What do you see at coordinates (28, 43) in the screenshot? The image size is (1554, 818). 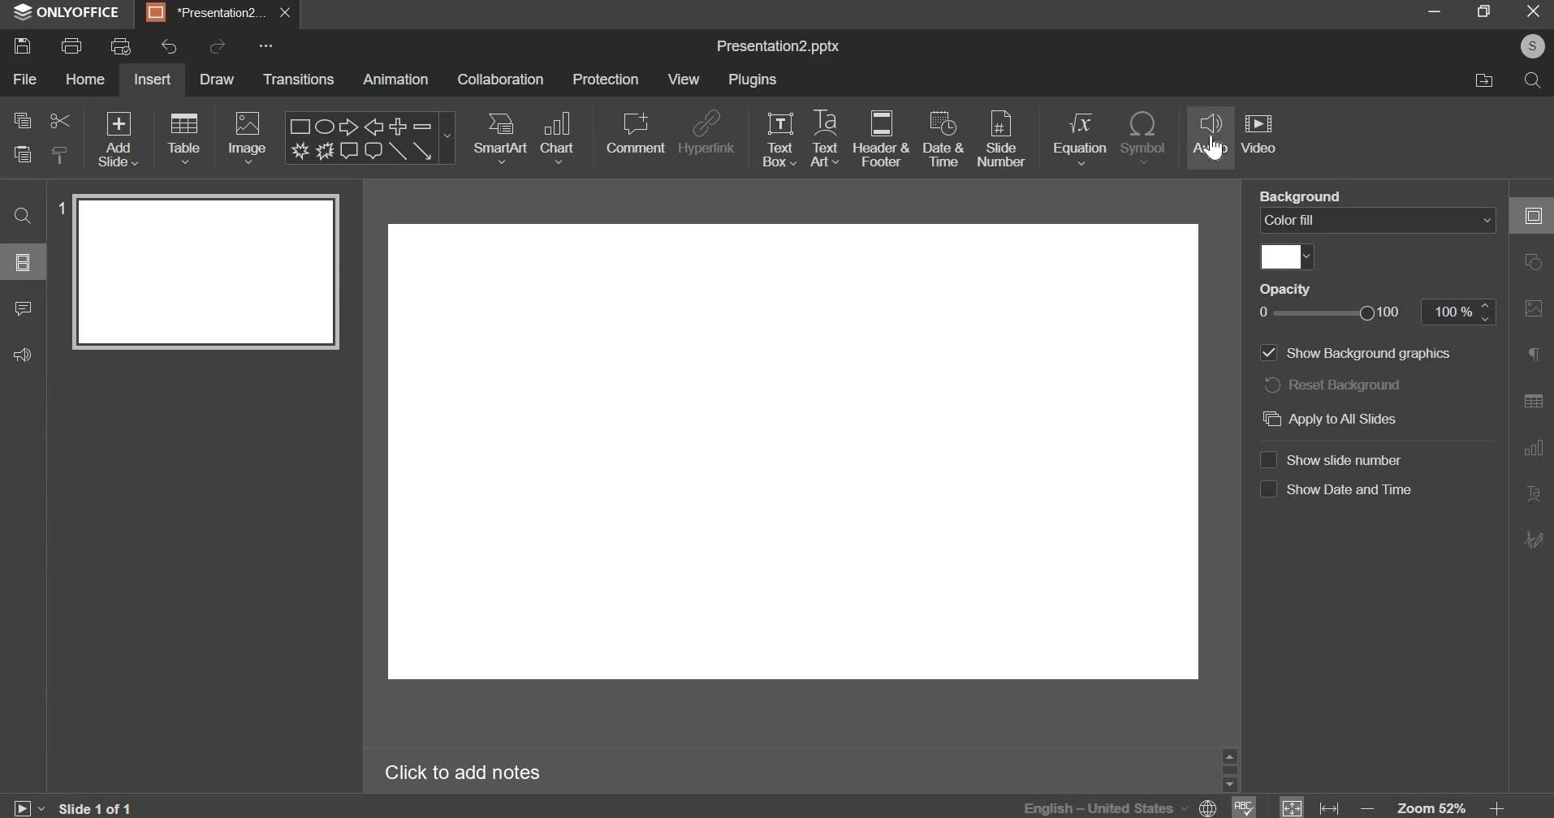 I see `save` at bounding box center [28, 43].